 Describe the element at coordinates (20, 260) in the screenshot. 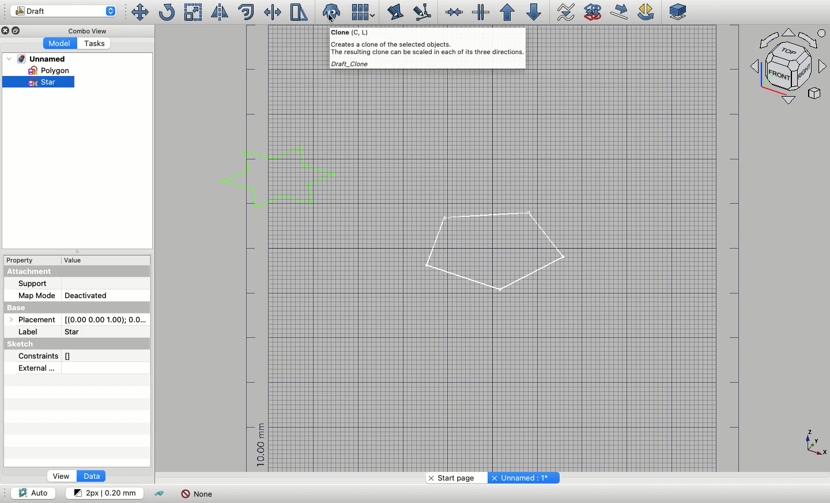

I see `Property` at that location.